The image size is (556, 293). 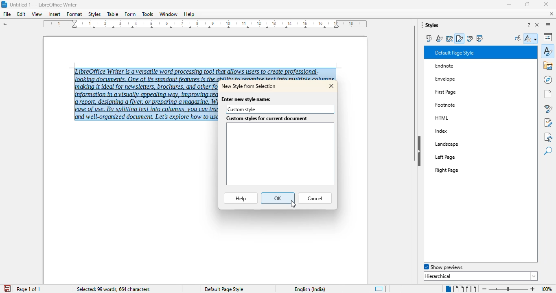 What do you see at coordinates (548, 137) in the screenshot?
I see `accessibility check` at bounding box center [548, 137].